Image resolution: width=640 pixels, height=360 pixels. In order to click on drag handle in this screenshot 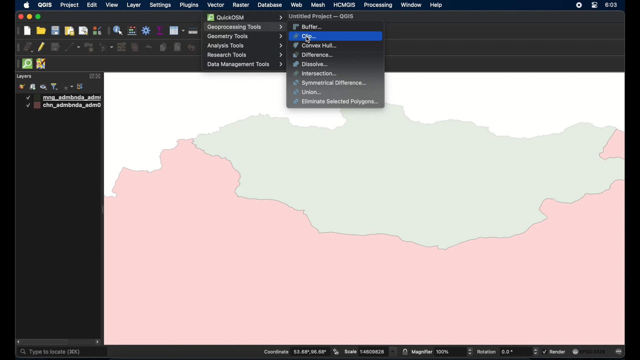, I will do `click(16, 64)`.